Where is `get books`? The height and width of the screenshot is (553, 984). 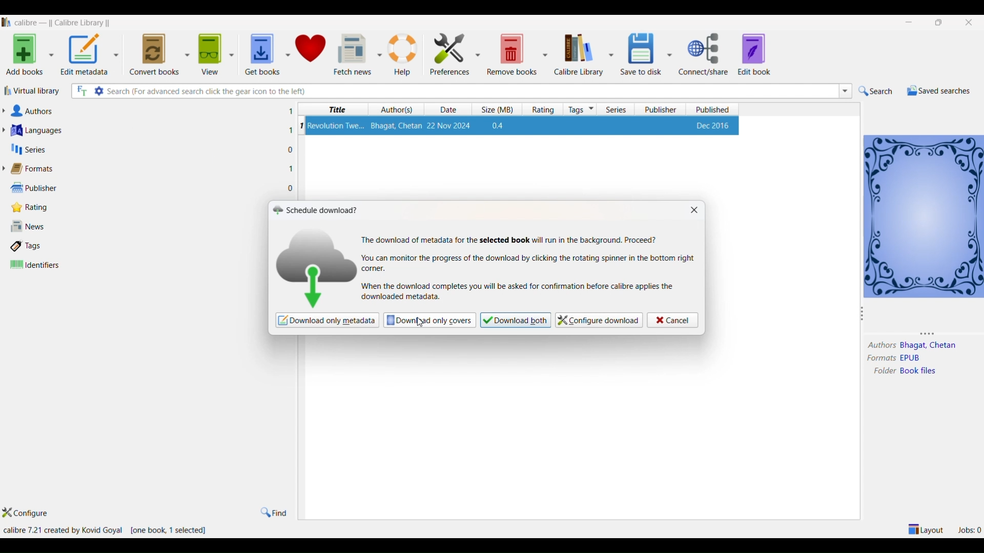 get books is located at coordinates (259, 51).